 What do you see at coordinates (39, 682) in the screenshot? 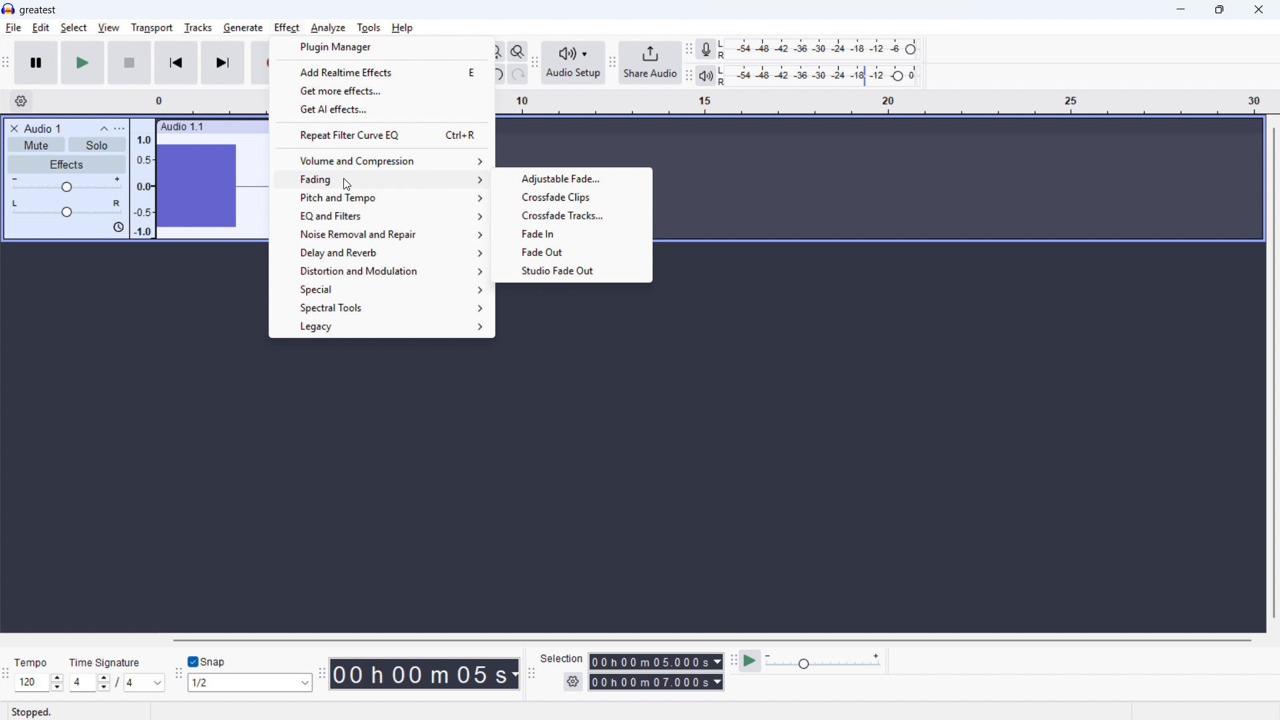
I see `Set tempo ` at bounding box center [39, 682].